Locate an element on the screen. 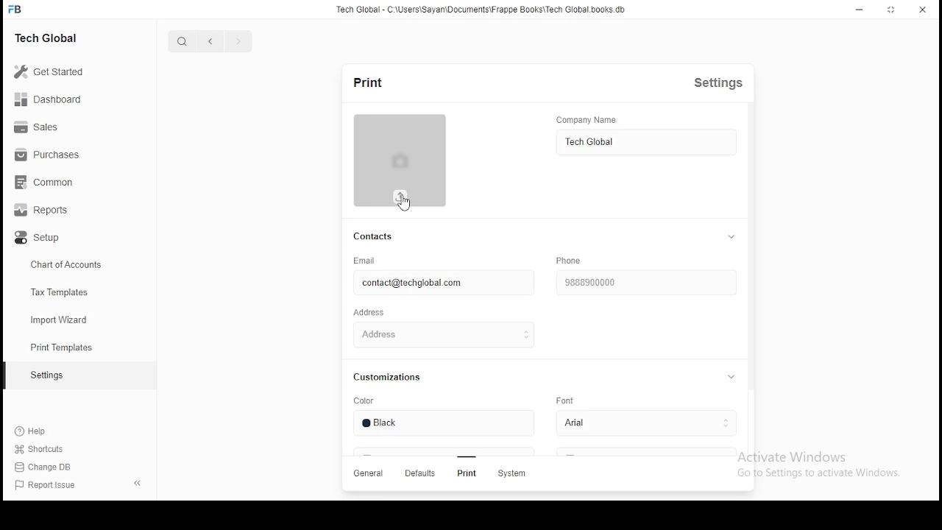  setup  is located at coordinates (61, 241).